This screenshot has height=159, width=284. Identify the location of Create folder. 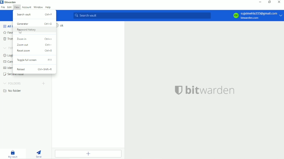
(43, 83).